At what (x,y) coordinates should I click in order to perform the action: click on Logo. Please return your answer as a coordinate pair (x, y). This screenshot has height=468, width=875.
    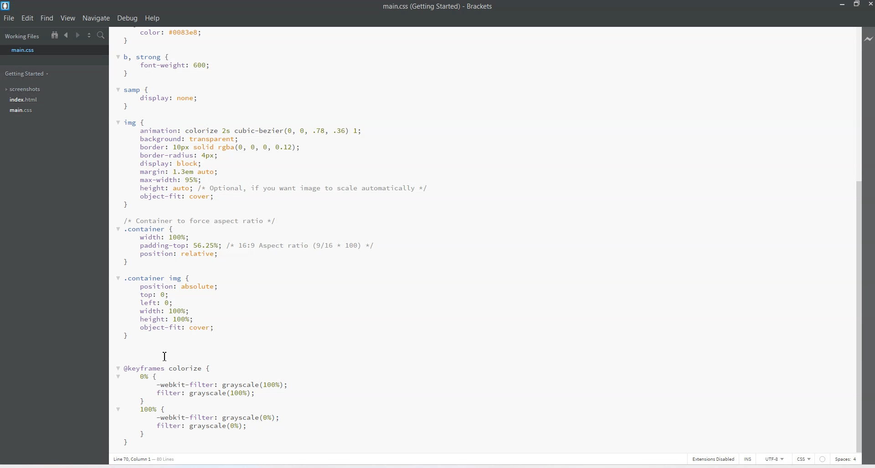
    Looking at the image, I should click on (6, 6).